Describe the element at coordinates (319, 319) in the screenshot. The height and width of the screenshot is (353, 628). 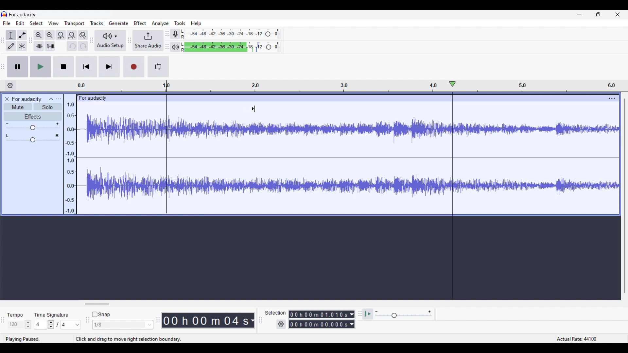
I see `0 0 h 0 0 m 0 0 0 0 0 s     0 0 h 02 m 1 3 0 6 8 s` at that location.